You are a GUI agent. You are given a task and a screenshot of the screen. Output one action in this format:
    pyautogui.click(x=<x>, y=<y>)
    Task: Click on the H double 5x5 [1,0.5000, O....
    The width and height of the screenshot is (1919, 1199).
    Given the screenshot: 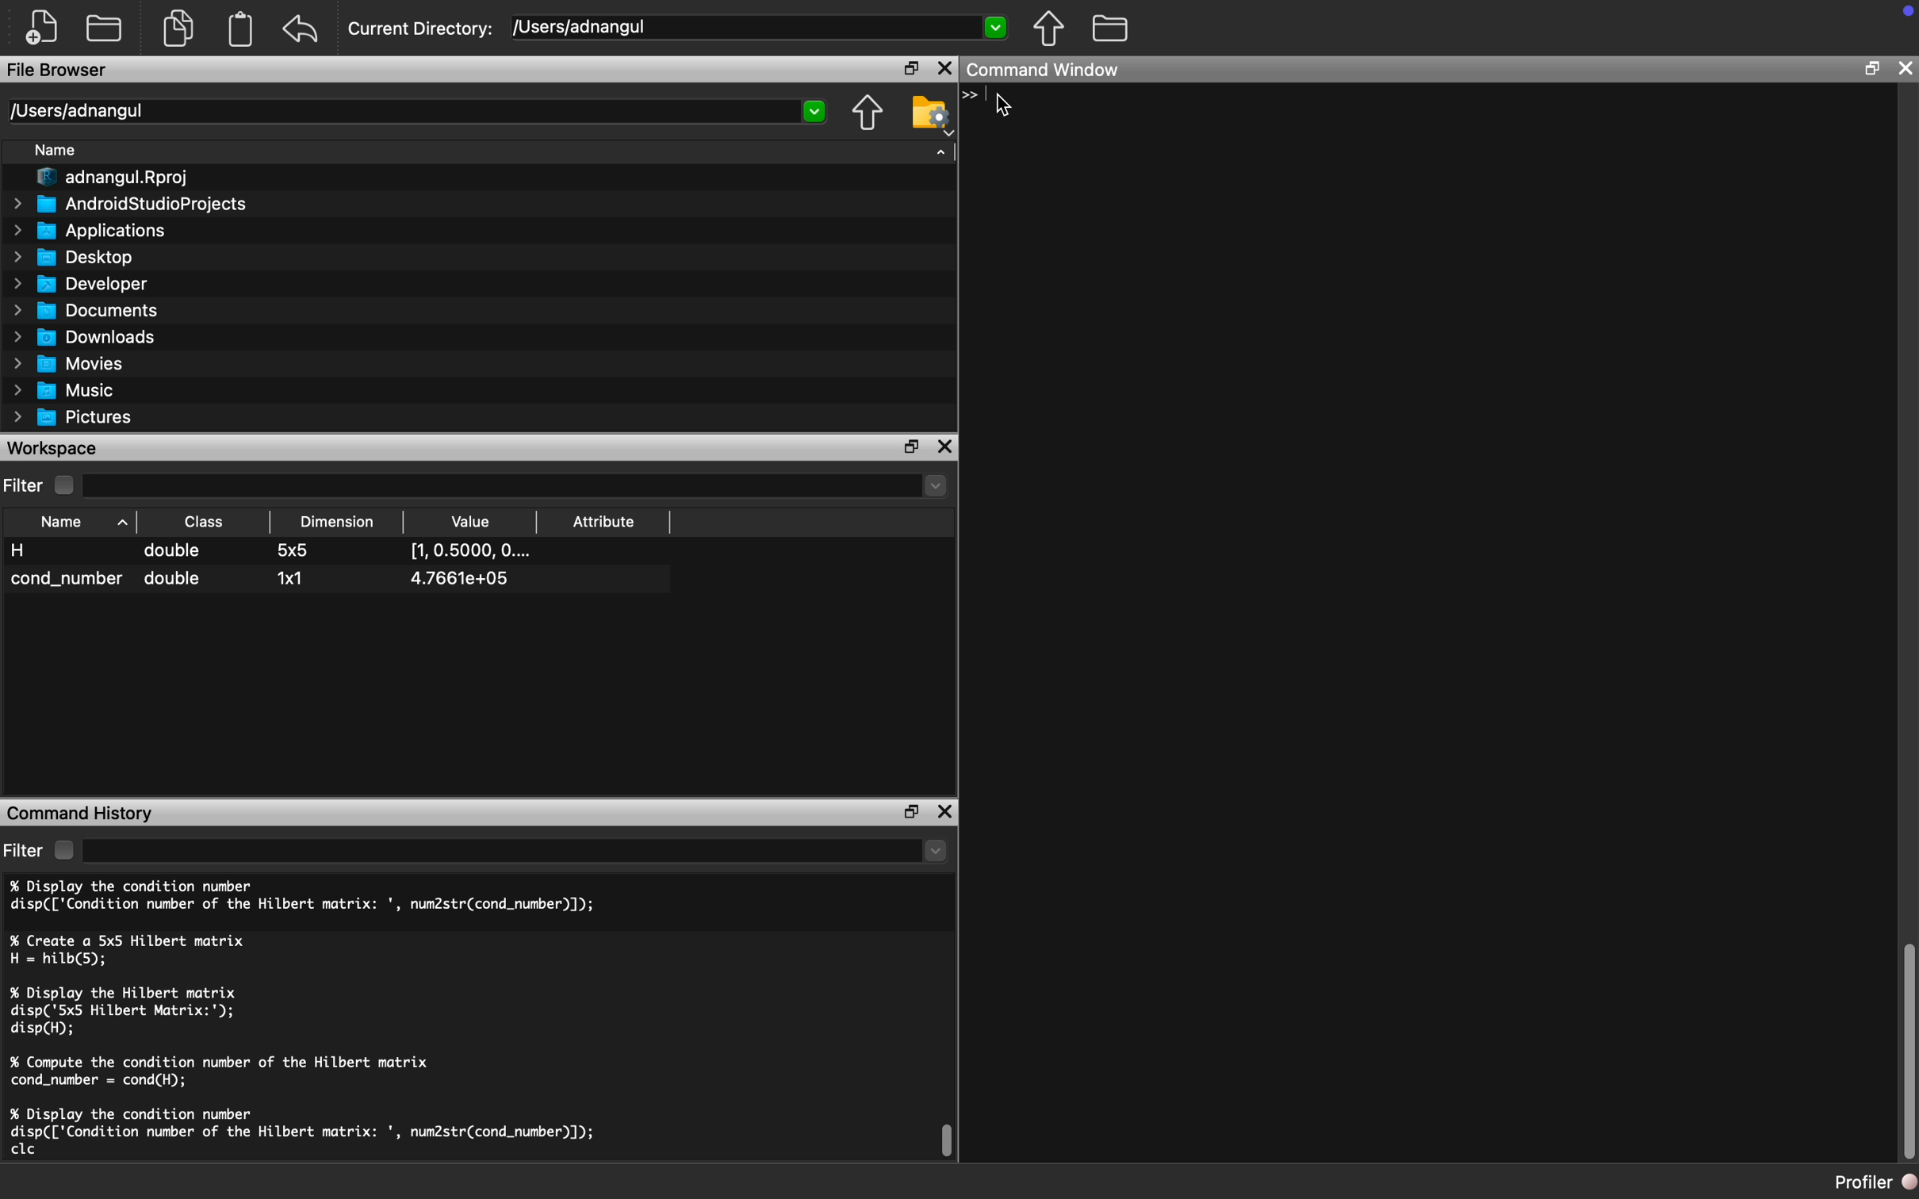 What is the action you would take?
    pyautogui.click(x=274, y=553)
    